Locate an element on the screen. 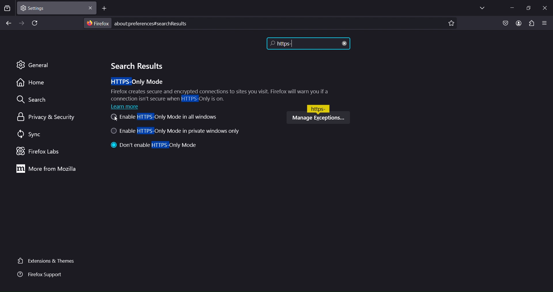 Image resolution: width=553 pixels, height=292 pixels. go back one page is located at coordinates (8, 24).